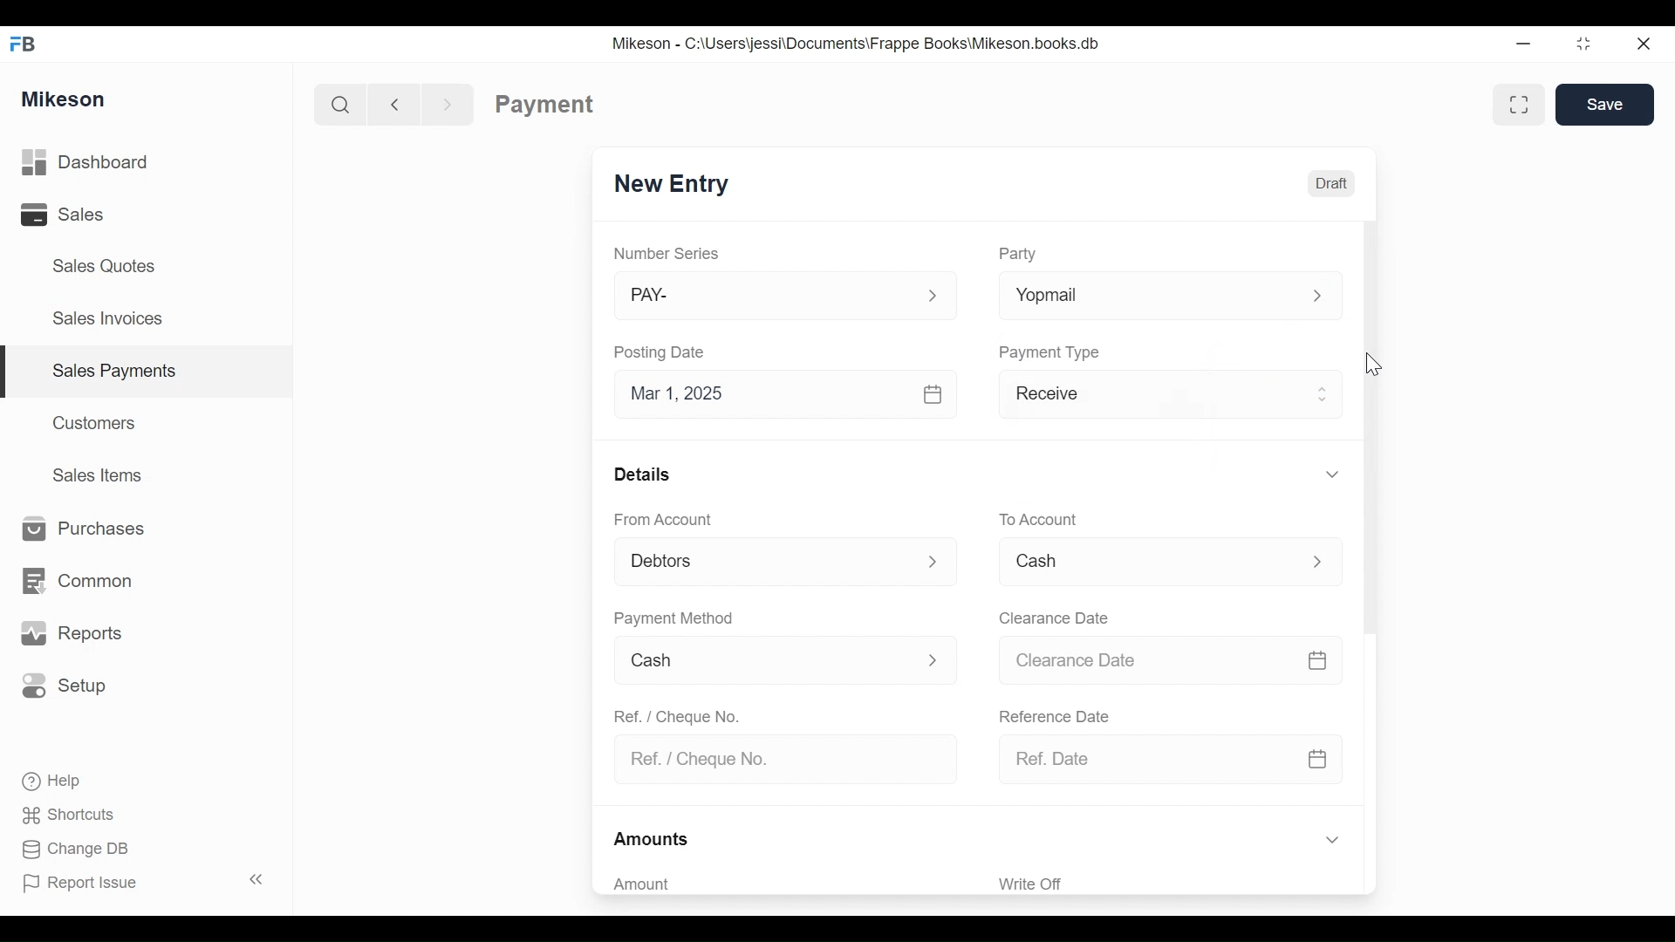 The image size is (1675, 942). What do you see at coordinates (96, 266) in the screenshot?
I see `Sales Quotes` at bounding box center [96, 266].